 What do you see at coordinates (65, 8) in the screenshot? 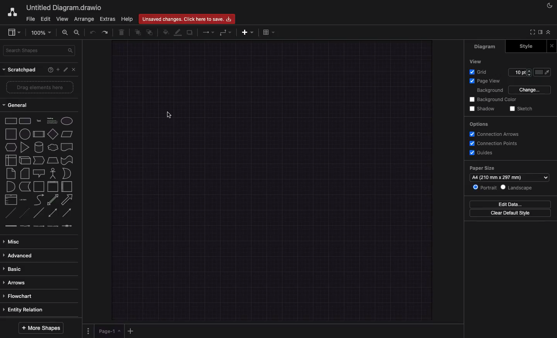
I see `current window: Untitled Diagram.drawio` at bounding box center [65, 8].